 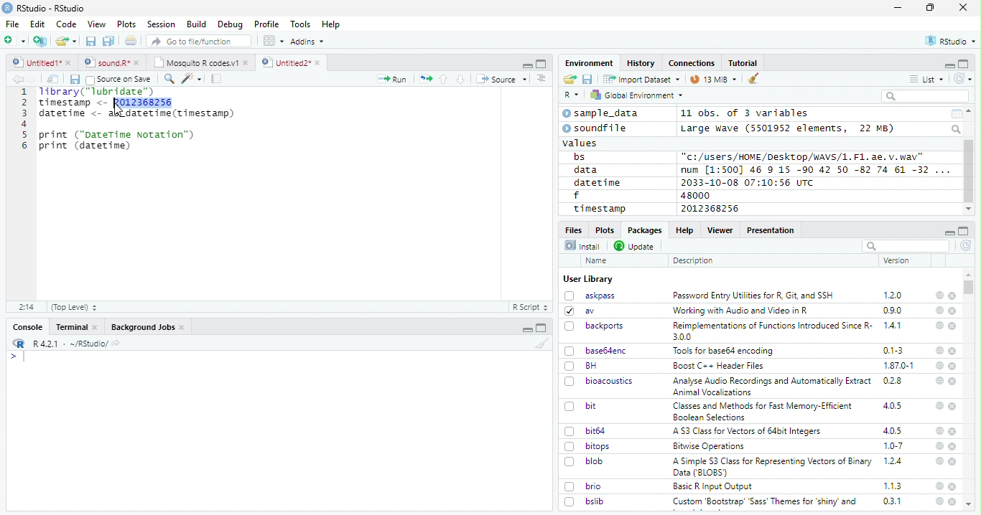 What do you see at coordinates (953, 406) in the screenshot?
I see `close` at bounding box center [953, 406].